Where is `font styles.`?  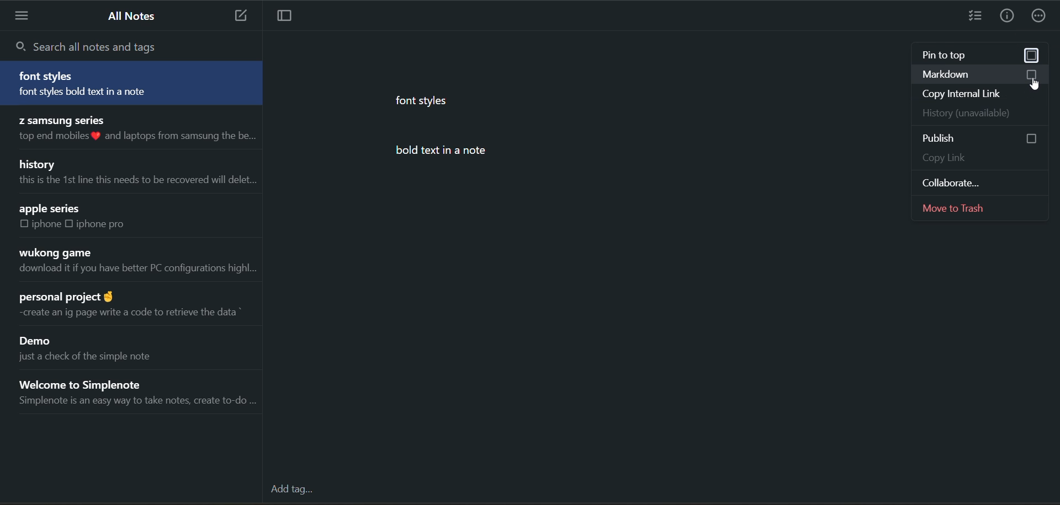 font styles. is located at coordinates (425, 100).